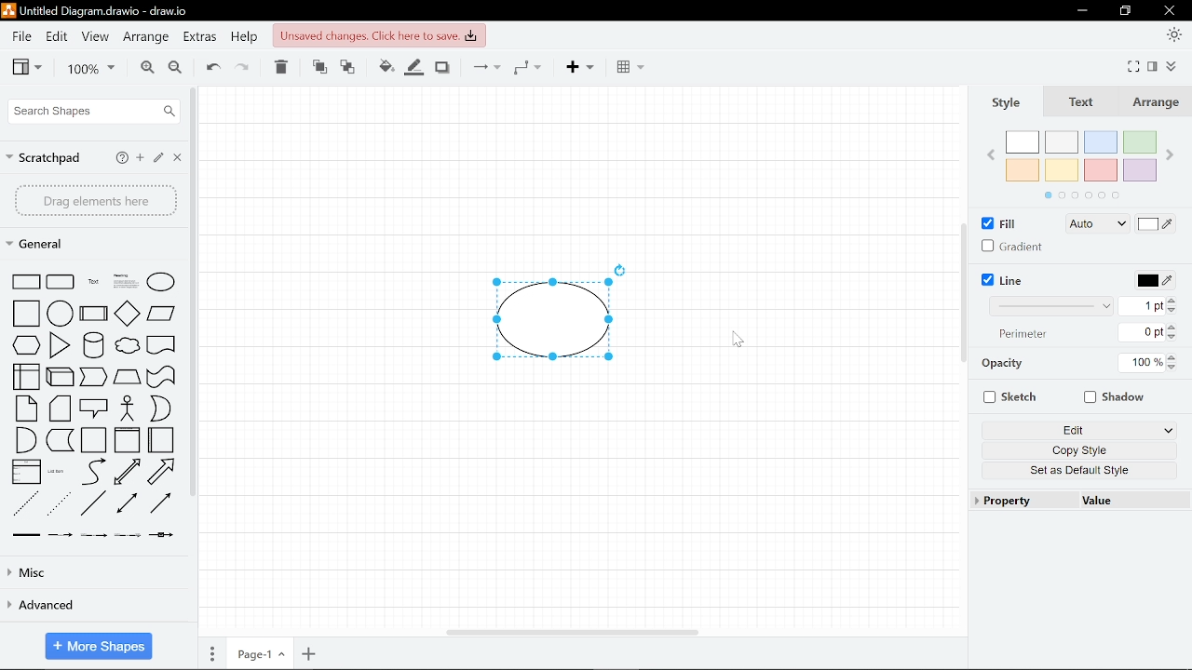 This screenshot has height=670, width=1192. What do you see at coordinates (122, 158) in the screenshot?
I see `help` at bounding box center [122, 158].